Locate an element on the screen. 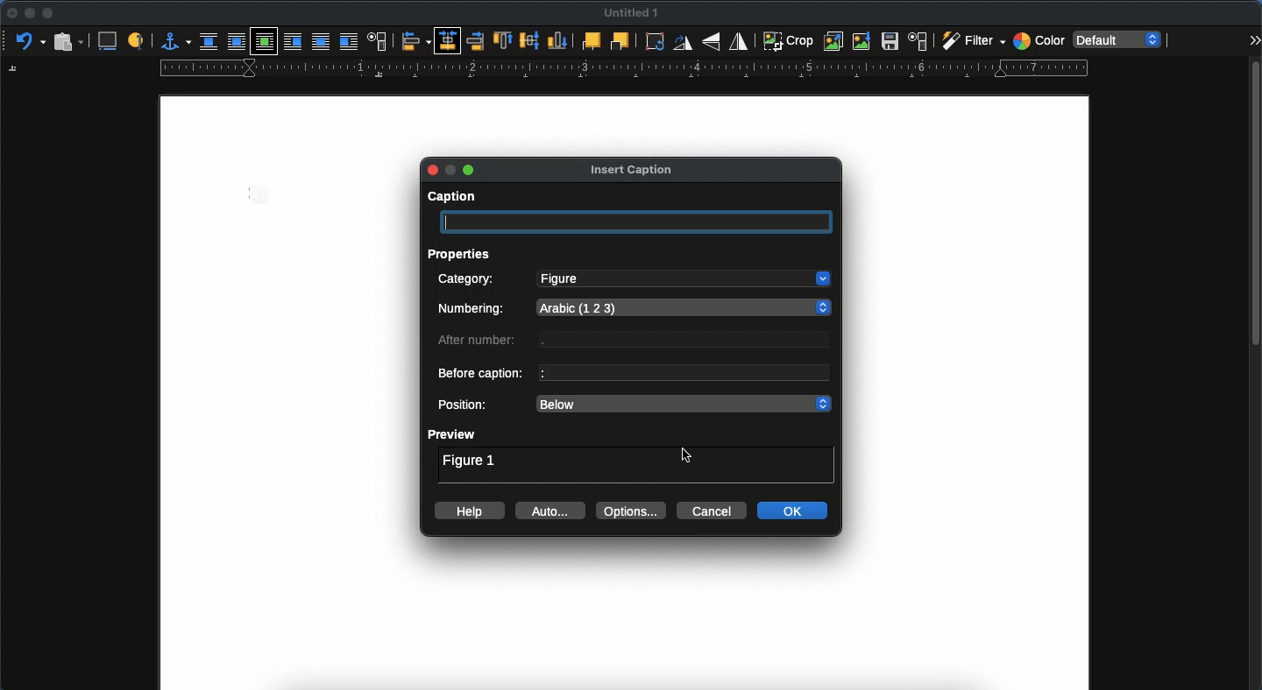 The height and width of the screenshot is (690, 1262). flip horizontally  is located at coordinates (738, 41).